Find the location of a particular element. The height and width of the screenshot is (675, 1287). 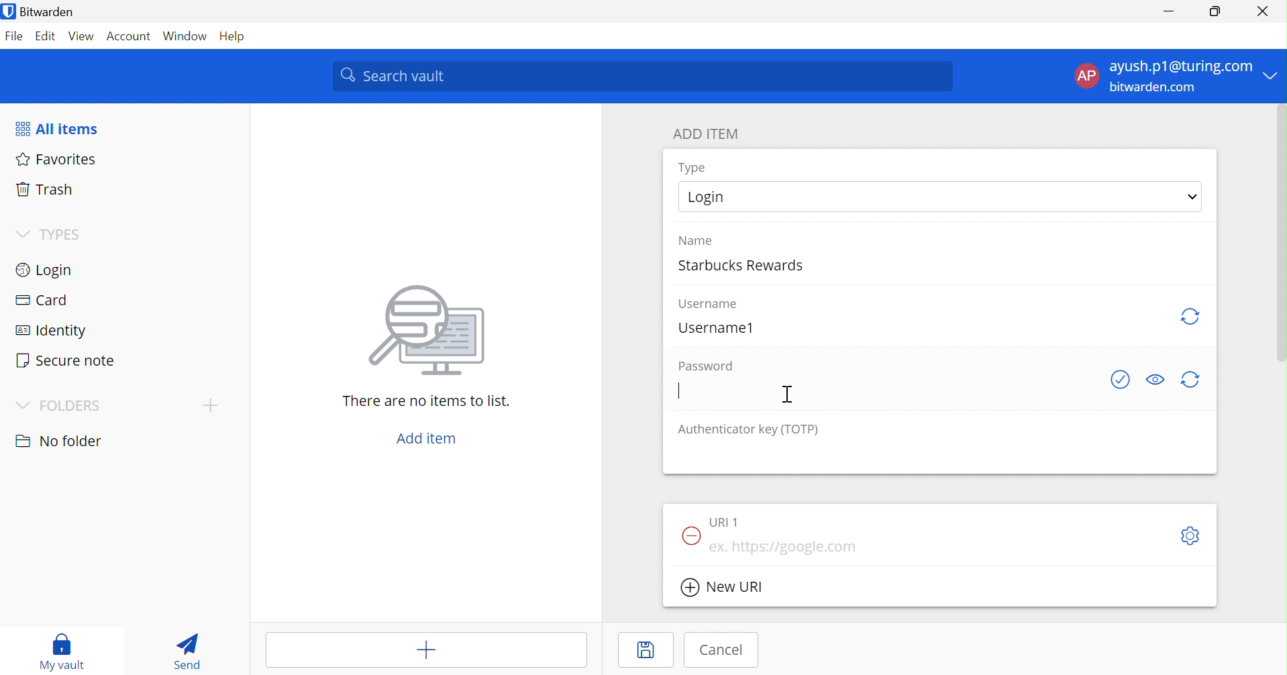

New URI is located at coordinates (723, 589).